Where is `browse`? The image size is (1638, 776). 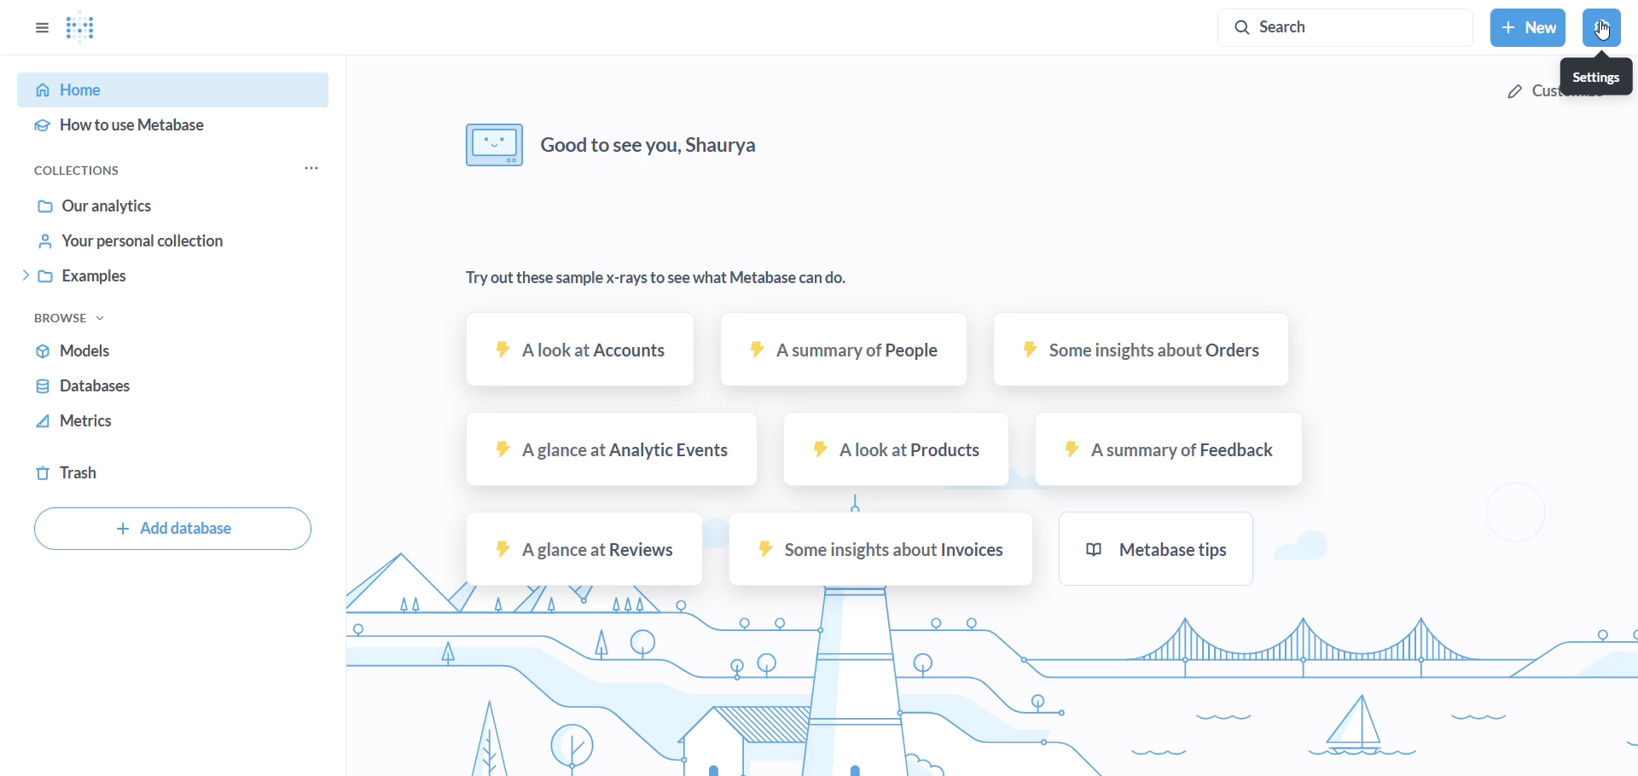
browse is located at coordinates (76, 317).